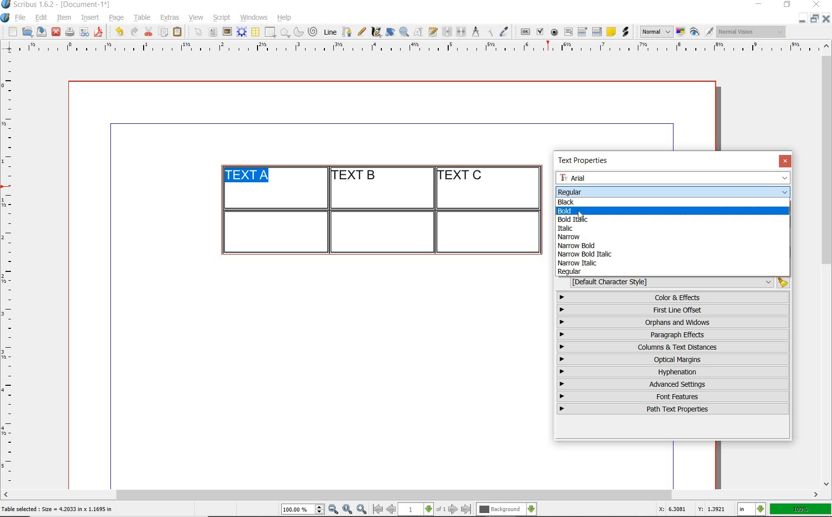  Describe the element at coordinates (597, 32) in the screenshot. I see `pdf list box` at that location.